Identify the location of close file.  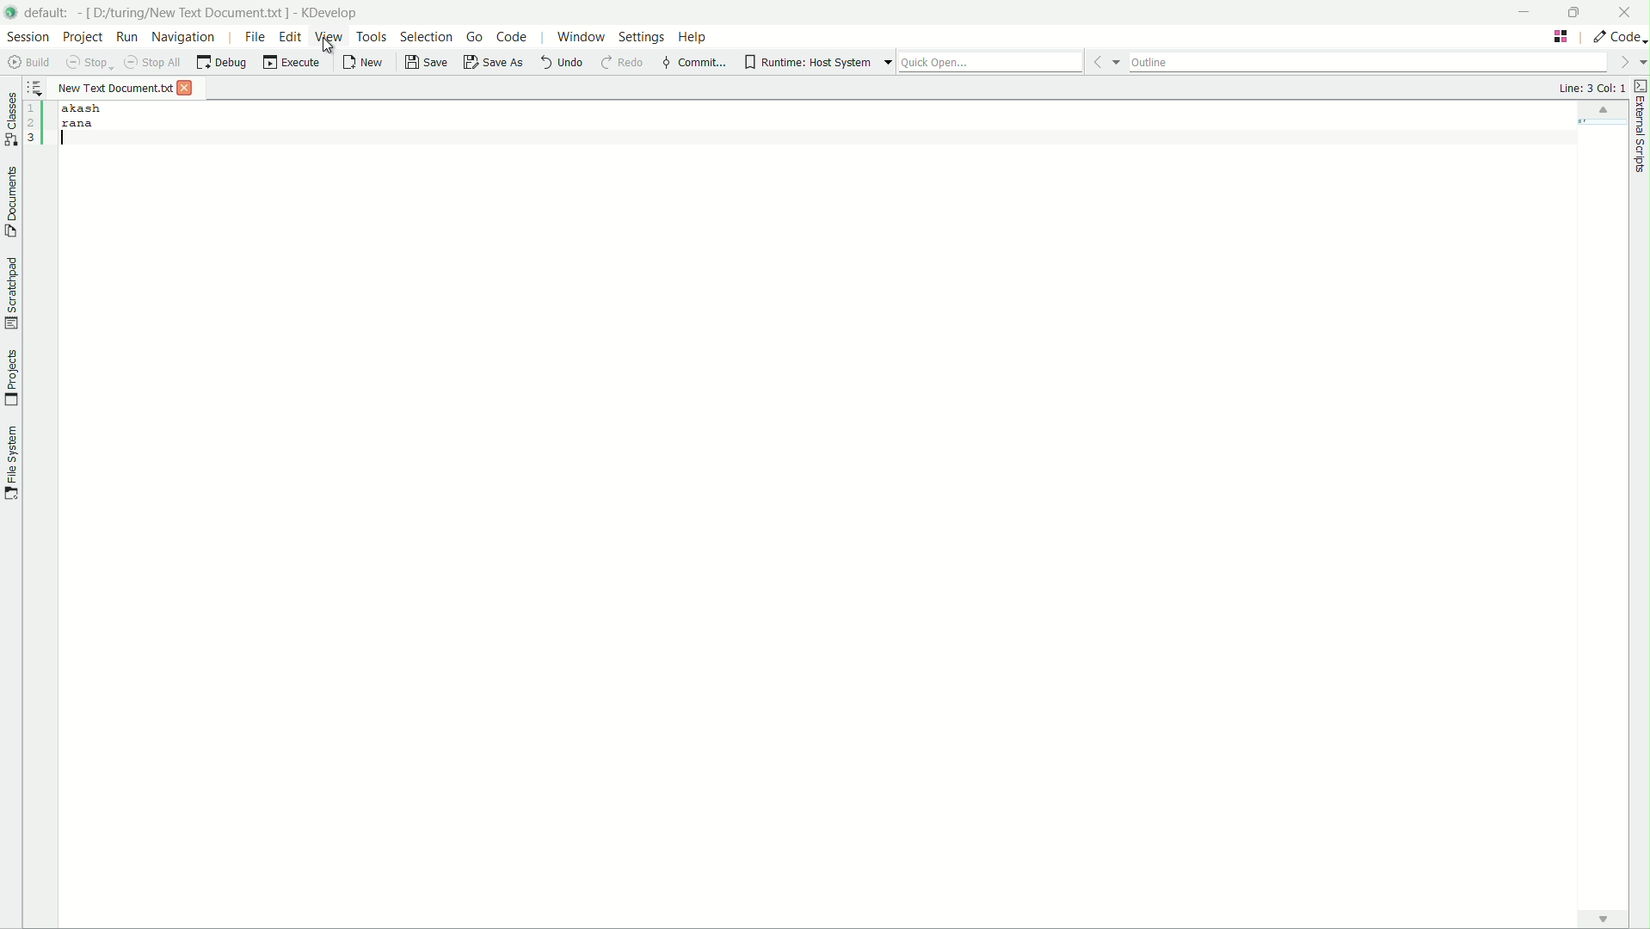
(186, 89).